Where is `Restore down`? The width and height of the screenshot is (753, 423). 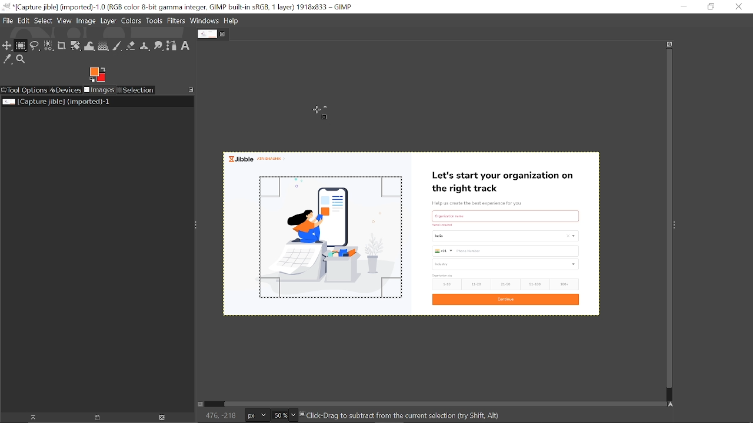
Restore down is located at coordinates (707, 7).